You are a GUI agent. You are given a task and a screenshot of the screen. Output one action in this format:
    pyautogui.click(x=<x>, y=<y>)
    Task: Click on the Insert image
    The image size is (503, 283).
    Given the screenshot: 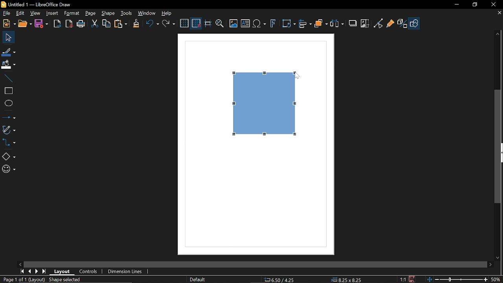 What is the action you would take?
    pyautogui.click(x=233, y=24)
    